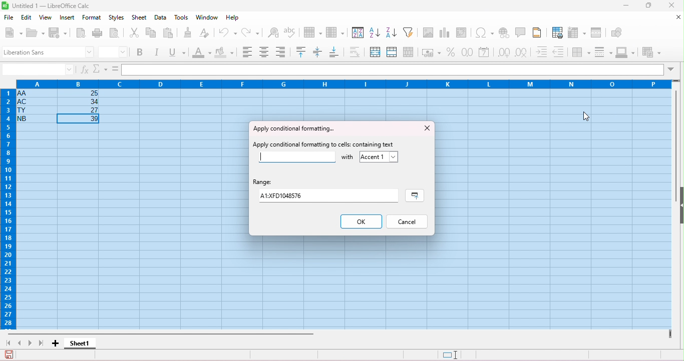 This screenshot has width=684, height=361. What do you see at coordinates (334, 52) in the screenshot?
I see `align bottom` at bounding box center [334, 52].